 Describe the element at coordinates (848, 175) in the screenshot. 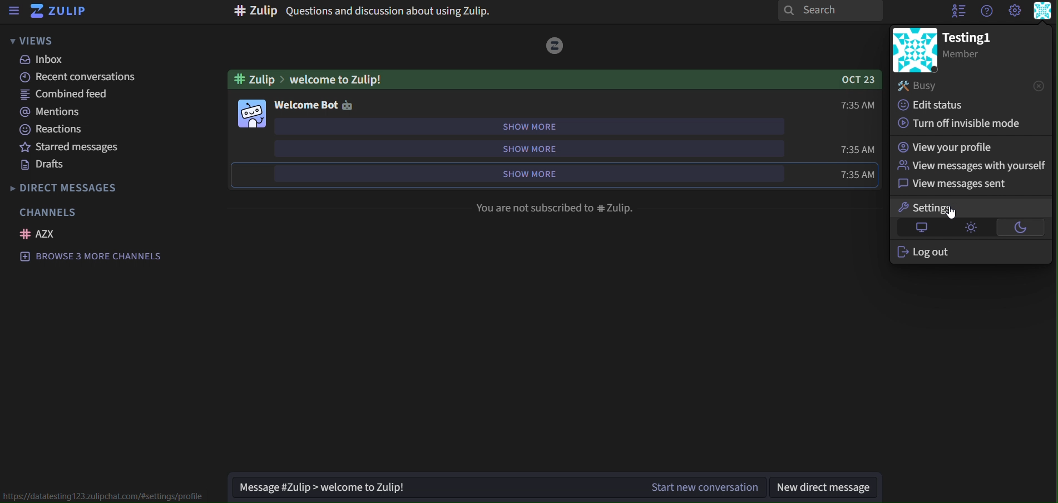

I see `7:35AM` at that location.